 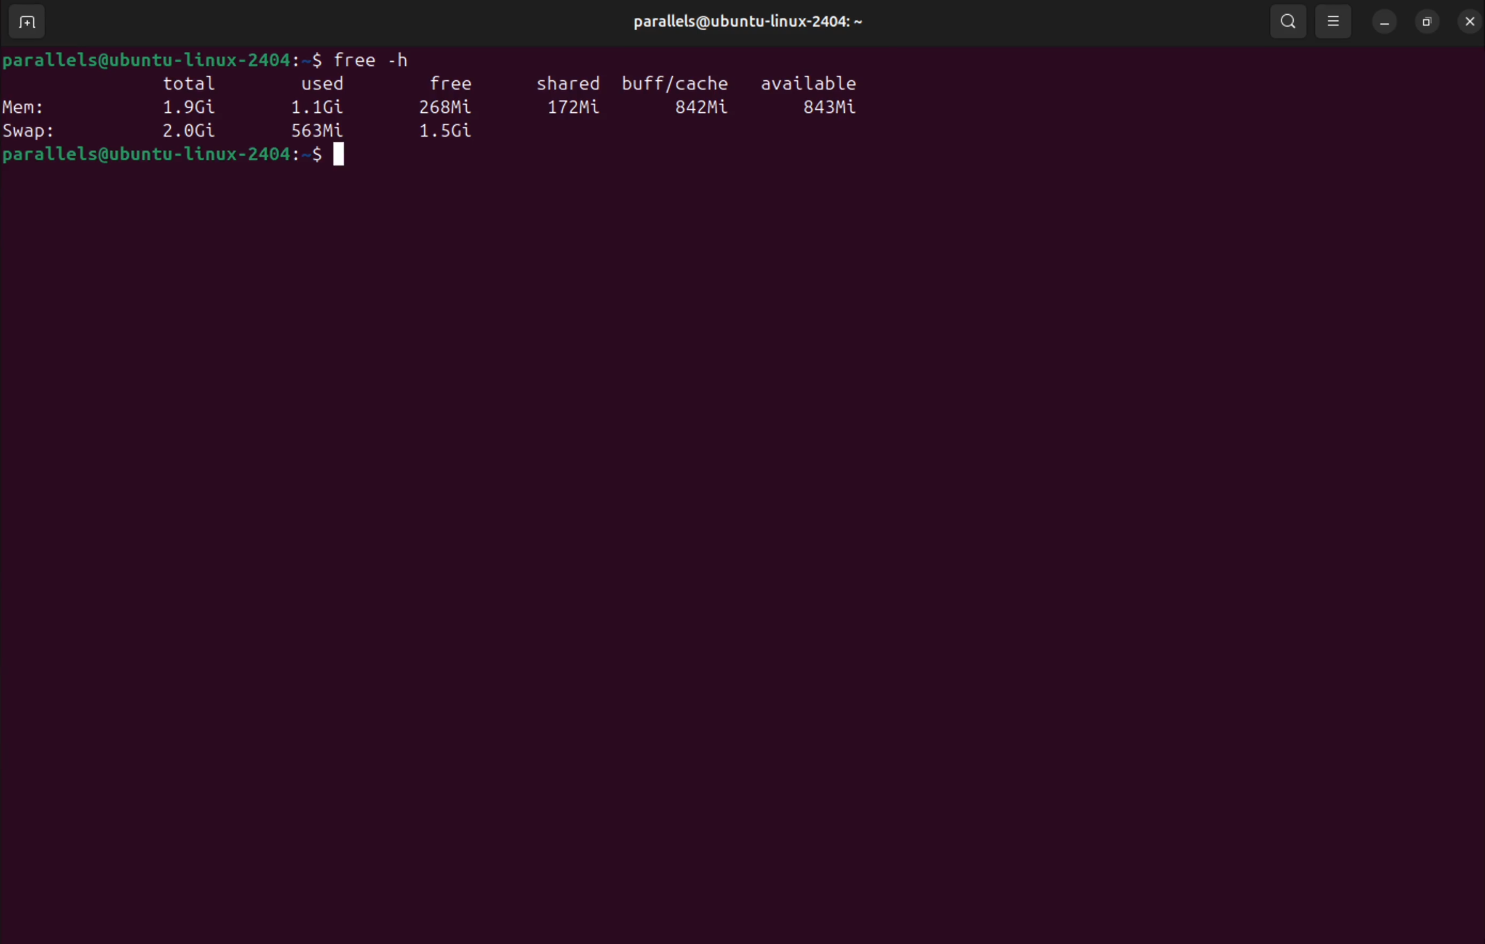 What do you see at coordinates (1424, 22) in the screenshot?
I see `resize` at bounding box center [1424, 22].